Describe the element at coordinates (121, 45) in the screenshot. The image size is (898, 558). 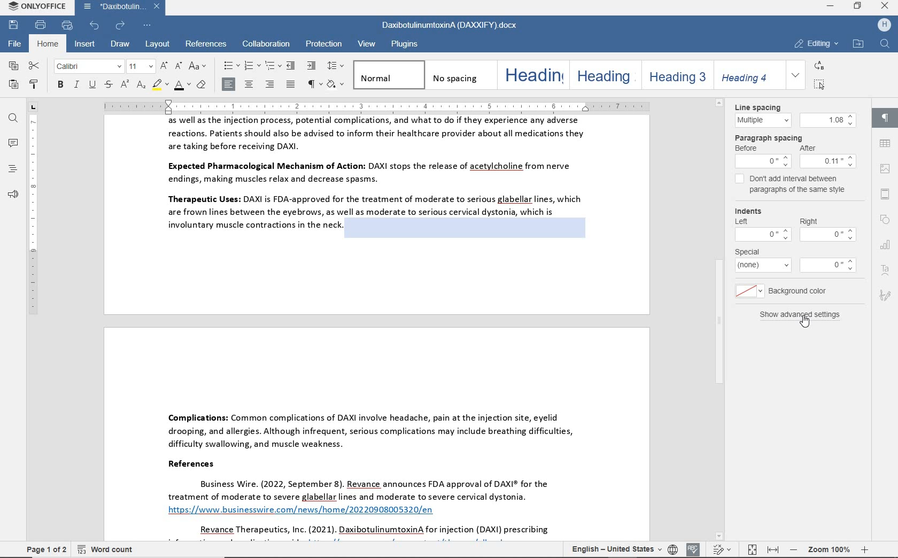
I see `draw` at that location.